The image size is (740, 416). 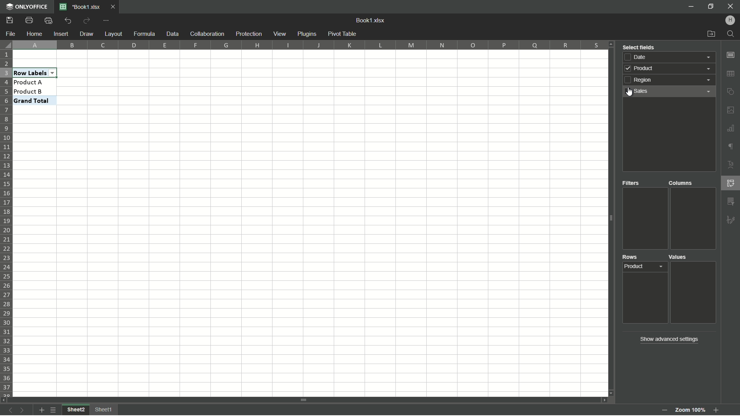 I want to click on scroll bar, so click(x=610, y=219).